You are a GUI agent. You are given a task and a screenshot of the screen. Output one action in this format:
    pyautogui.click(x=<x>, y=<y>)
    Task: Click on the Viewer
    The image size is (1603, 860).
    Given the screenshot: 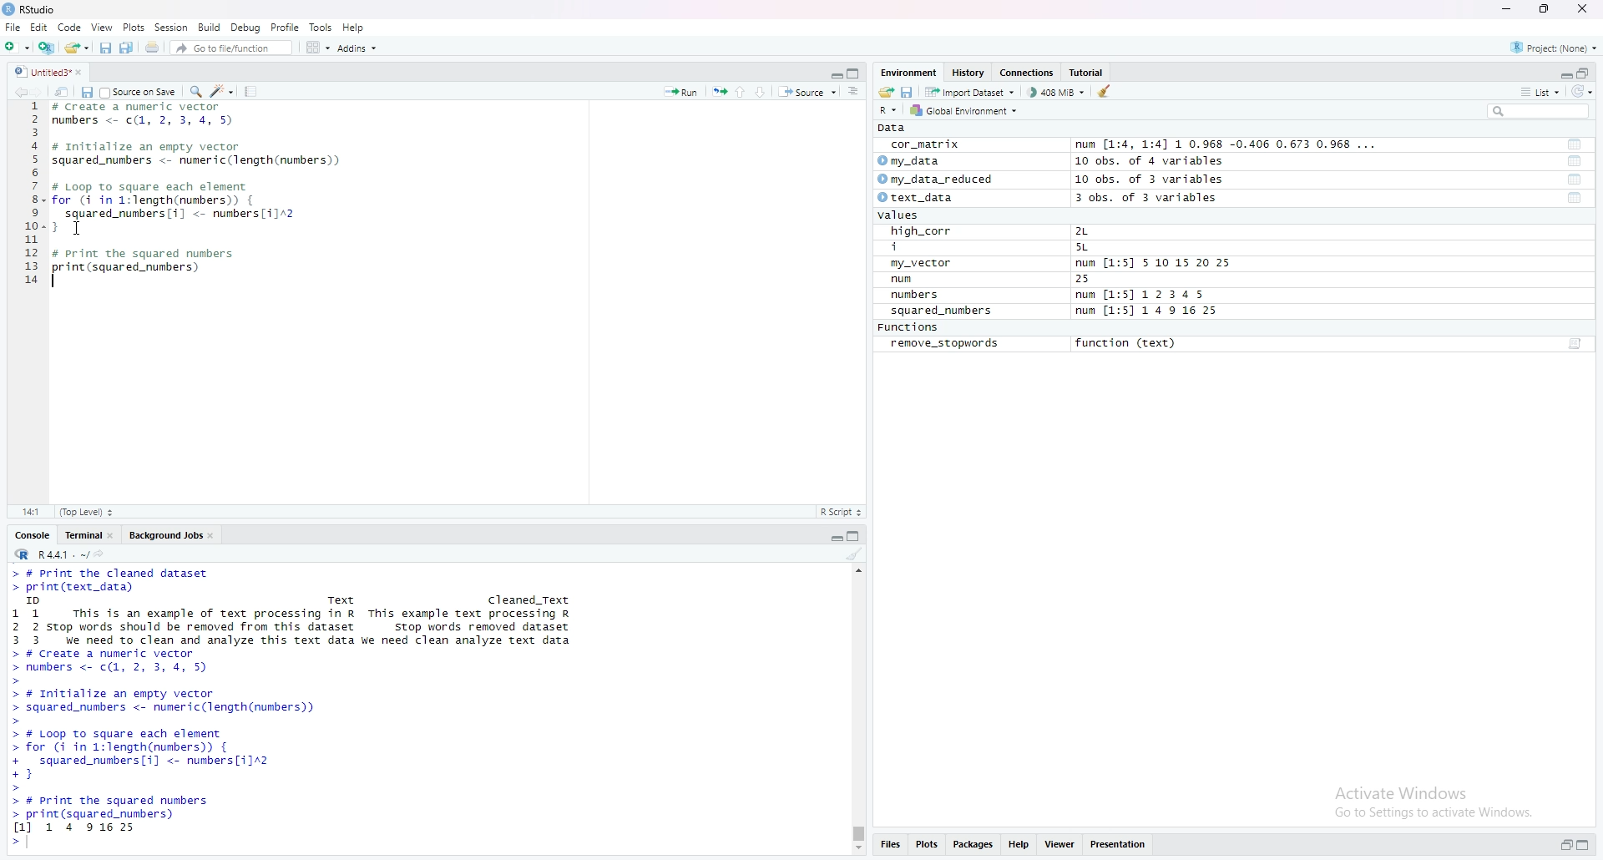 What is the action you would take?
    pyautogui.click(x=1060, y=846)
    